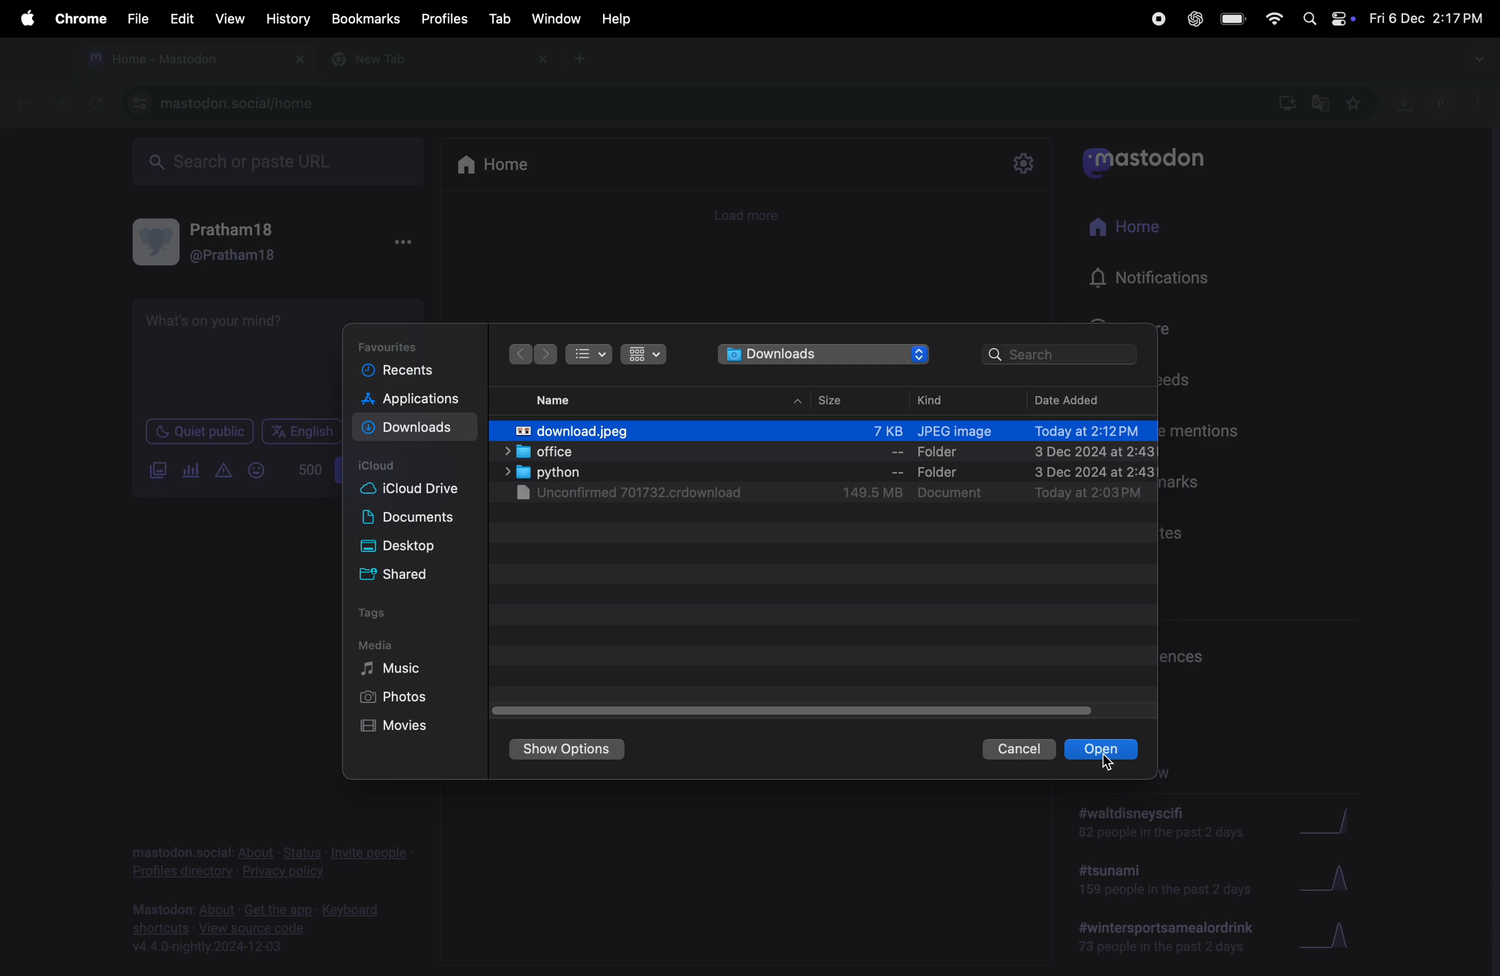  What do you see at coordinates (389, 345) in the screenshot?
I see `Favourites` at bounding box center [389, 345].